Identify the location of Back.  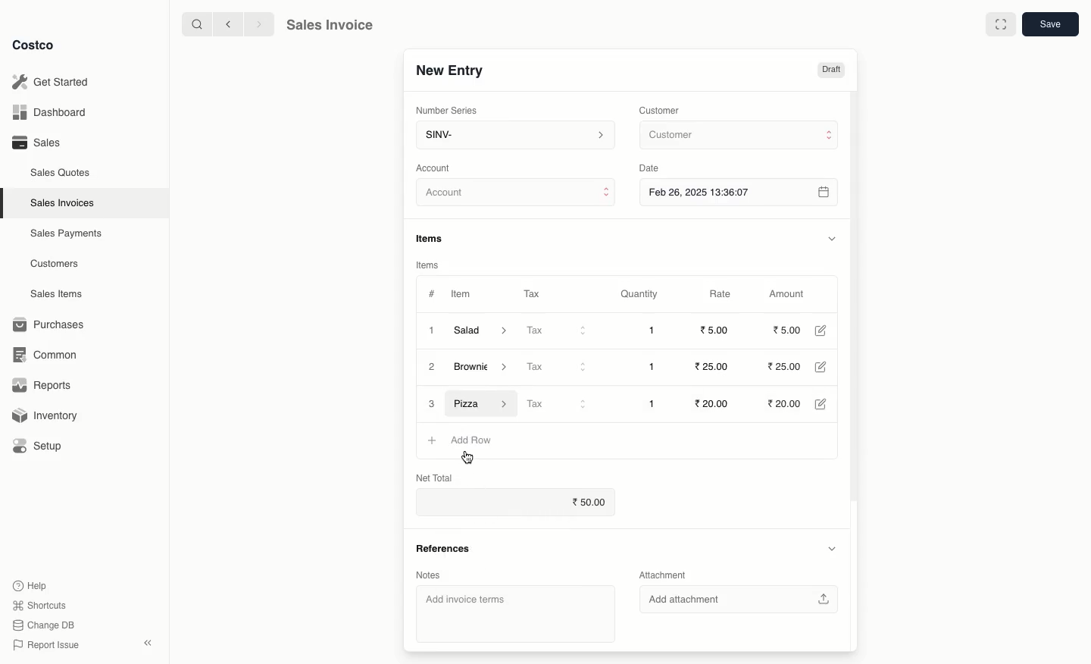
(227, 24).